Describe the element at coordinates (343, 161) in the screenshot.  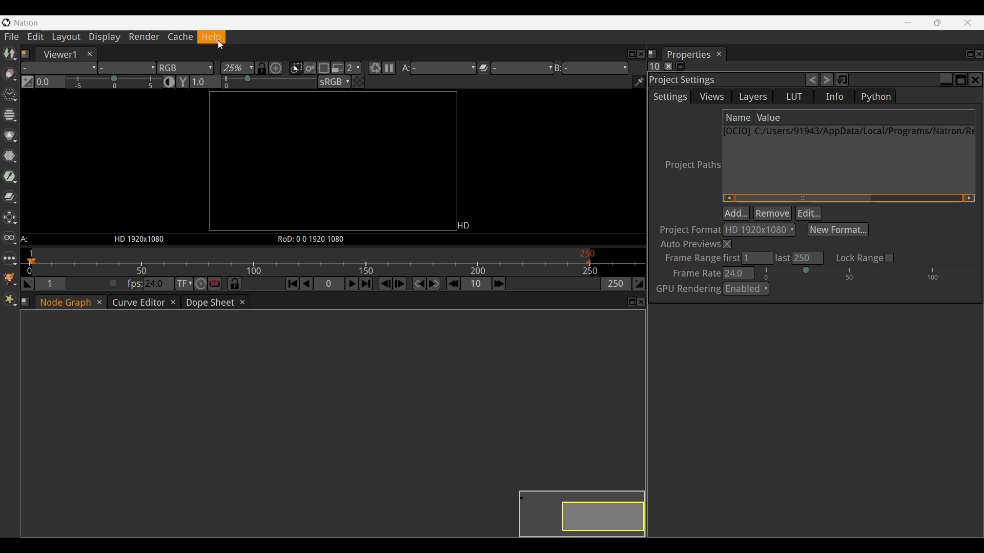
I see `Preview` at that location.